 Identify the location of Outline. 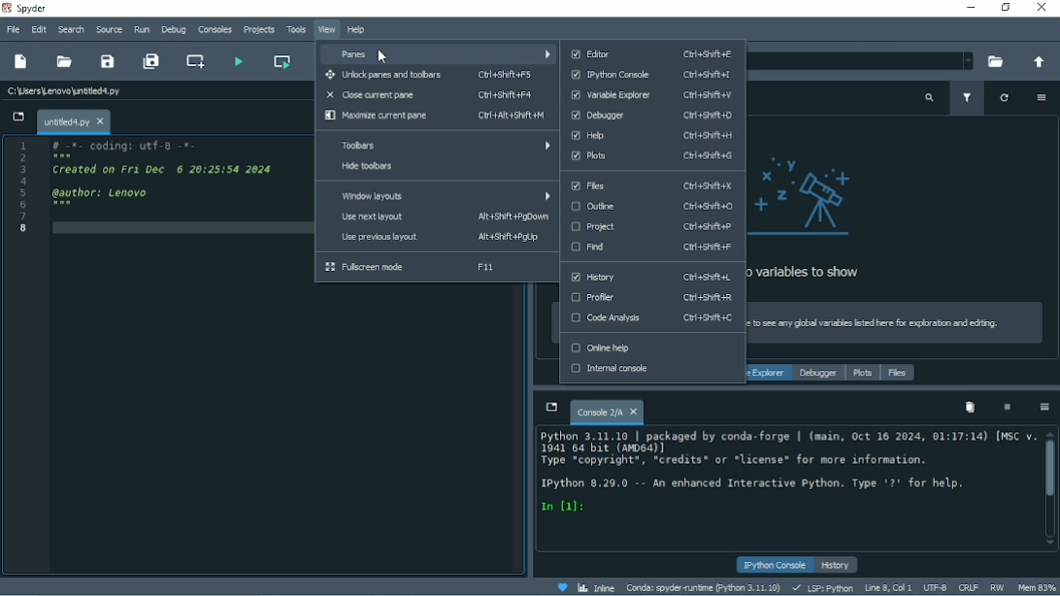
(657, 206).